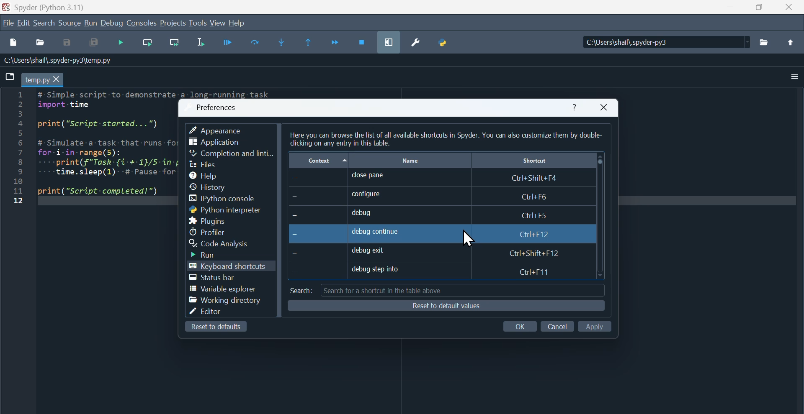 This screenshot has height=414, width=804. Describe the element at coordinates (729, 9) in the screenshot. I see `minimise` at that location.